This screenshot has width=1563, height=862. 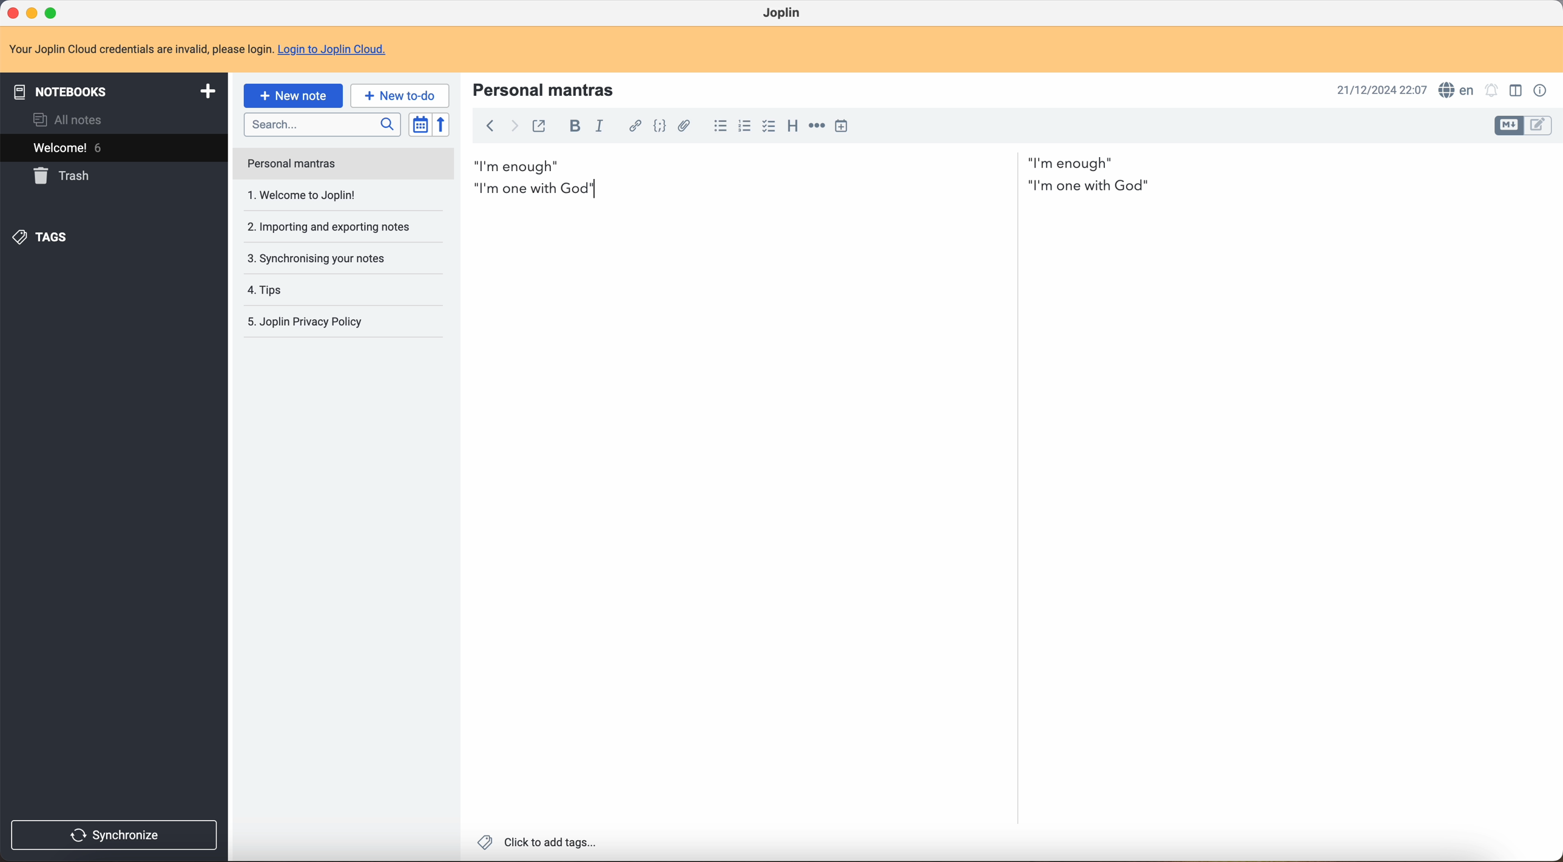 I want to click on trash, so click(x=64, y=176).